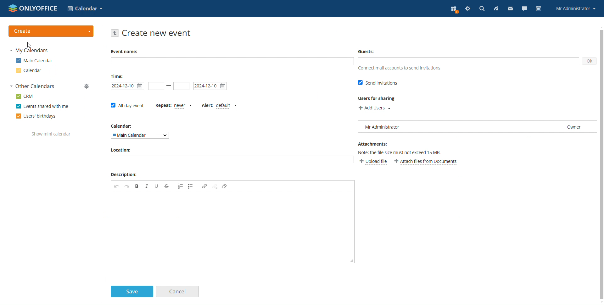  Describe the element at coordinates (127, 105) in the screenshot. I see `all-day event checkbox` at that location.